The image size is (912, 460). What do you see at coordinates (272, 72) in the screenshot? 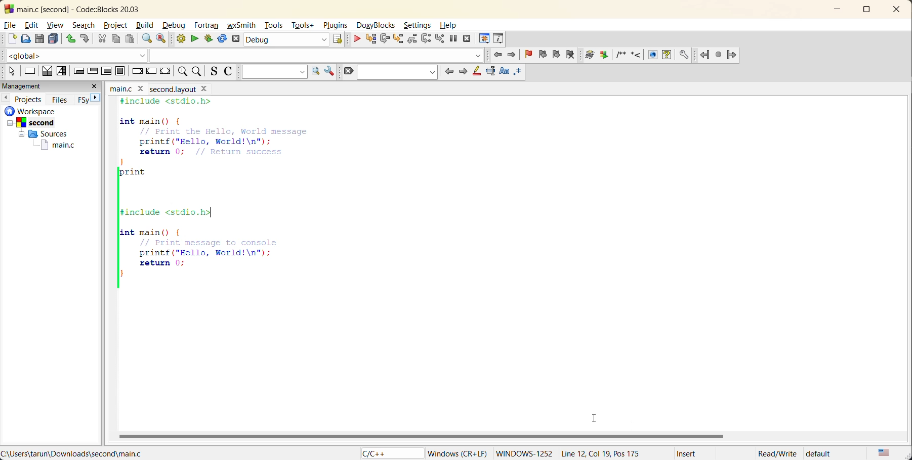
I see `text to search` at bounding box center [272, 72].